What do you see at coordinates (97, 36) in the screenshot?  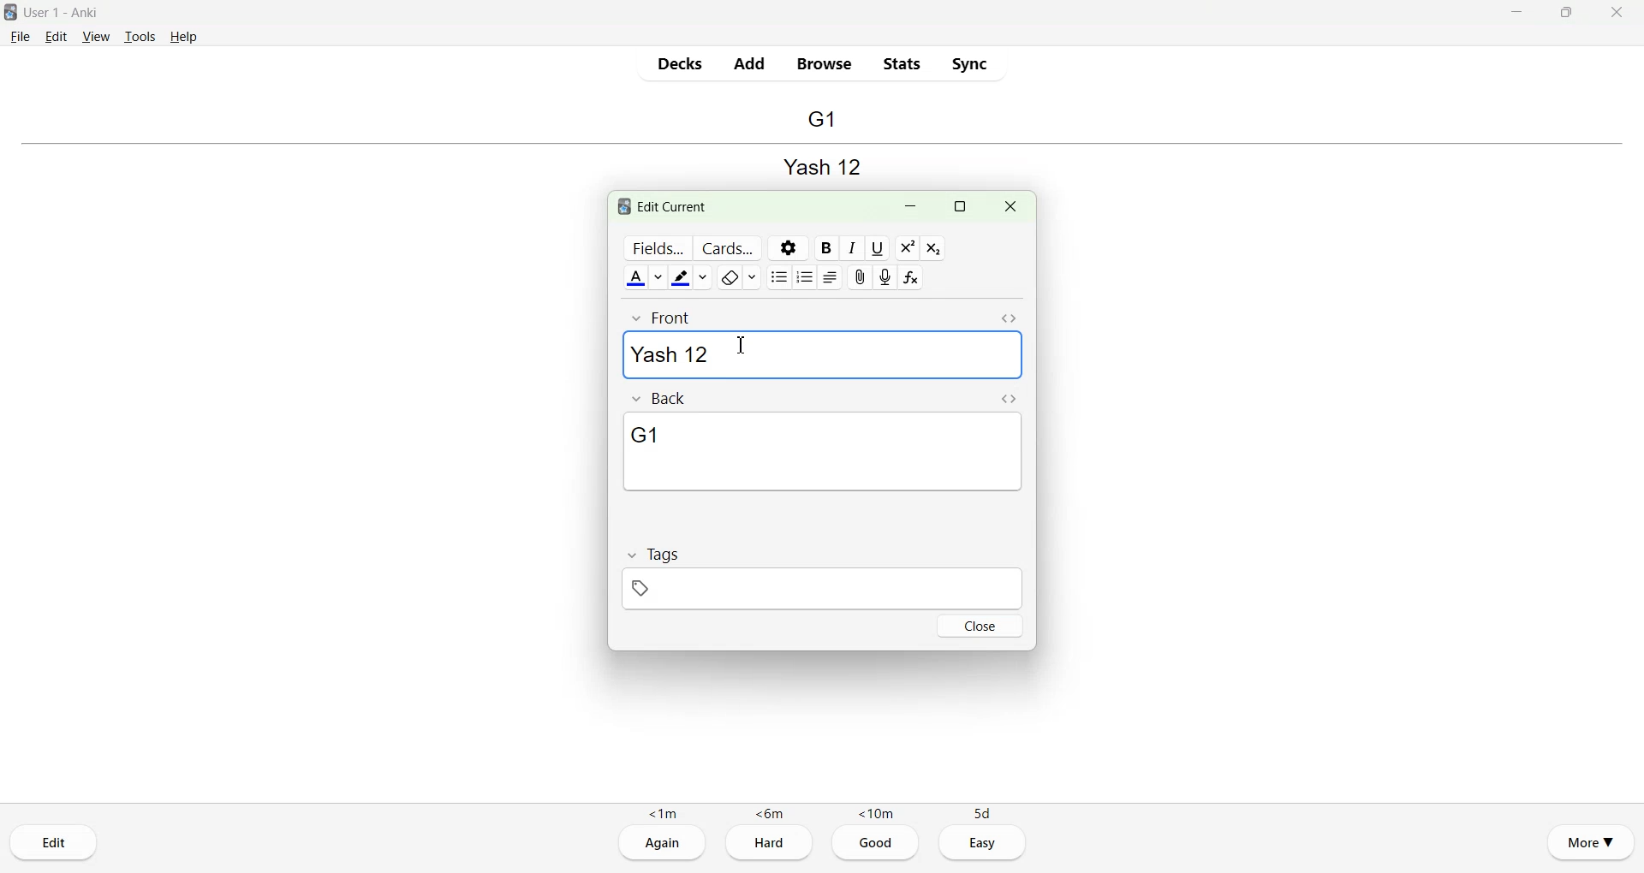 I see `View` at bounding box center [97, 36].